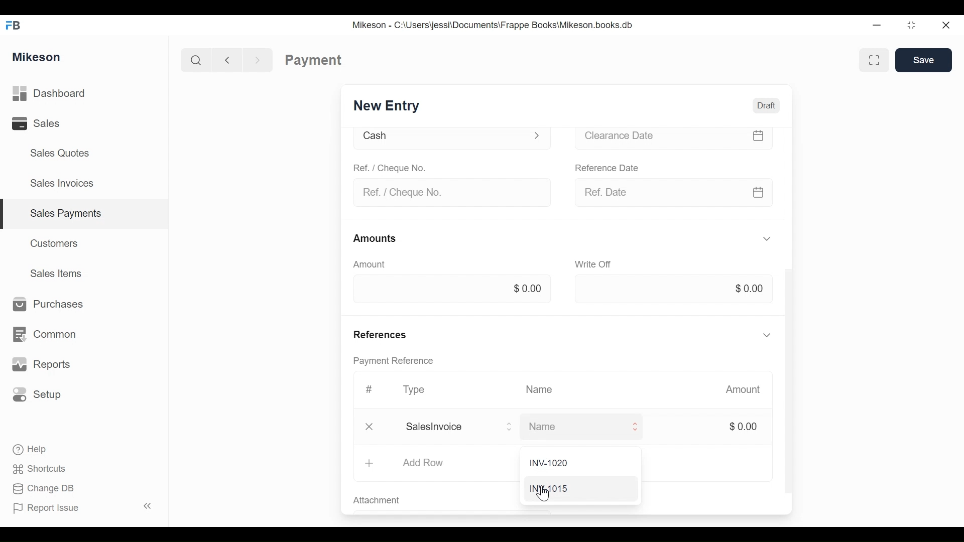 The height and width of the screenshot is (542, 964). Describe the element at coordinates (457, 427) in the screenshot. I see `Salesinvoice` at that location.